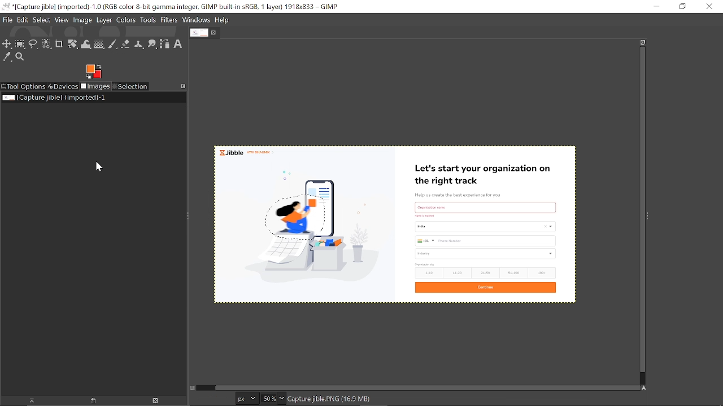 This screenshot has height=406, width=723. What do you see at coordinates (94, 168) in the screenshot?
I see `Cursor here` at bounding box center [94, 168].